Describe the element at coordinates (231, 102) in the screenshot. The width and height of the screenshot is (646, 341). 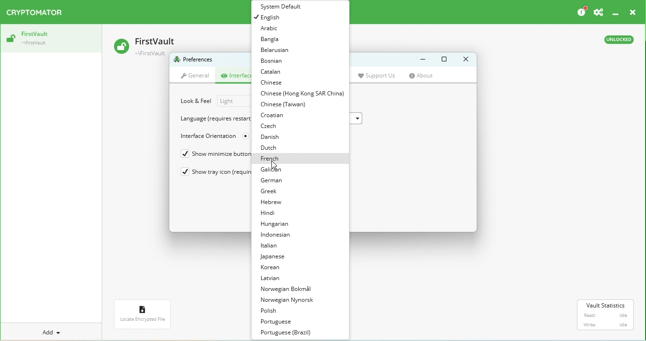
I see `Drop down menu` at that location.